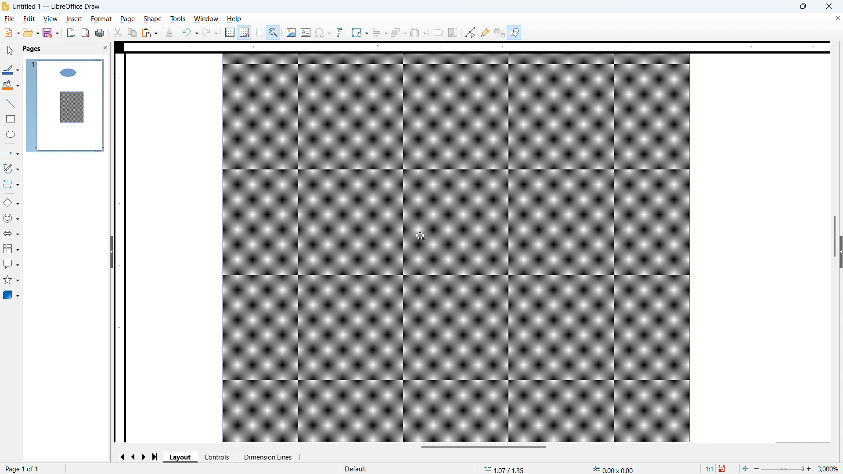 The image size is (843, 474). I want to click on Copy , so click(132, 32).